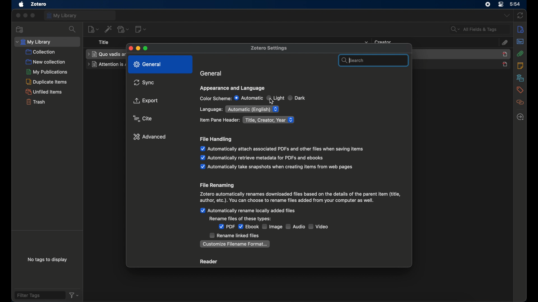 The height and width of the screenshot is (302, 538). I want to click on tags, so click(520, 90).